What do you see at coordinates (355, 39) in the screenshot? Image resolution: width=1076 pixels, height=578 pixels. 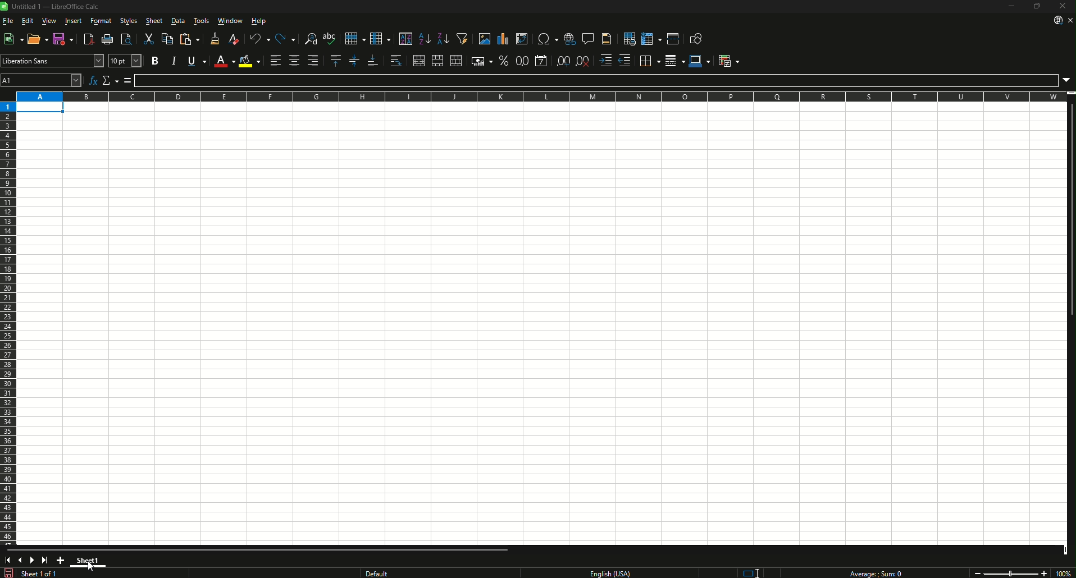 I see `Row` at bounding box center [355, 39].